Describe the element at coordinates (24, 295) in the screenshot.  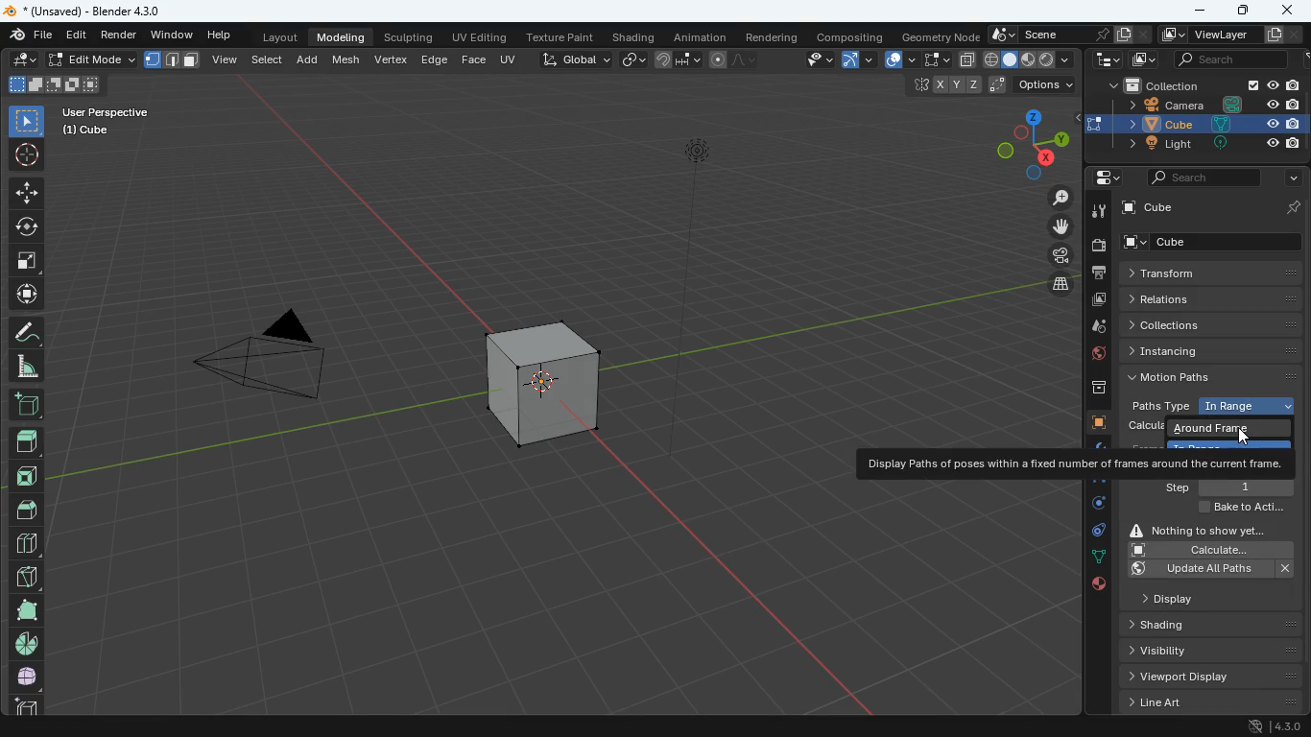
I see `move` at that location.